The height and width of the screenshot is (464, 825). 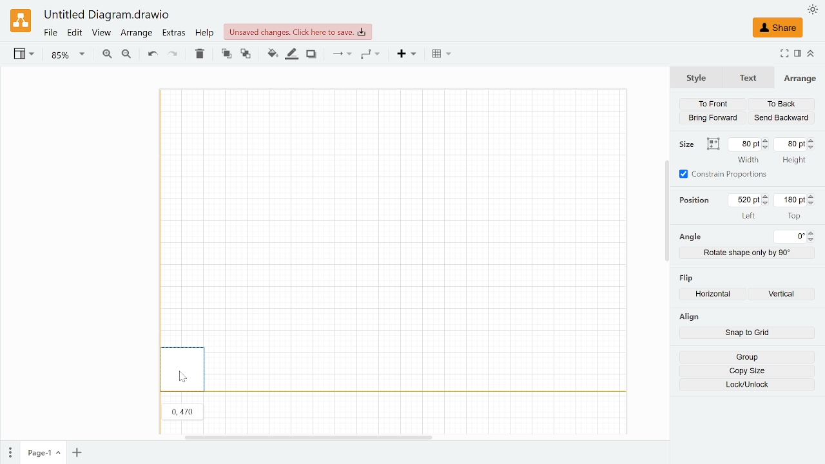 I want to click on Current top, so click(x=790, y=200).